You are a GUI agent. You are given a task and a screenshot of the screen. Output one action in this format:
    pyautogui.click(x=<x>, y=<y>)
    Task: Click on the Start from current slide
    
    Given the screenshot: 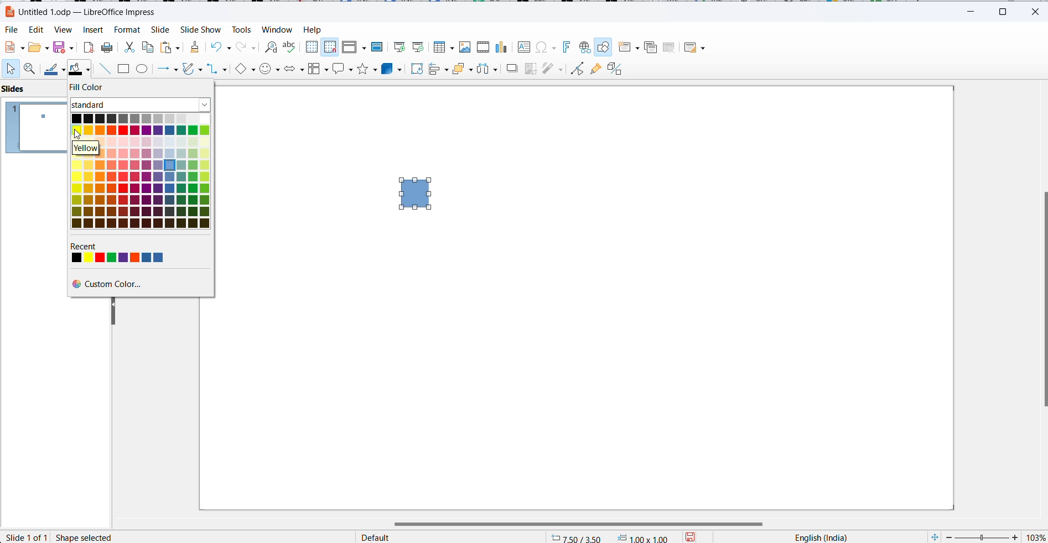 What is the action you would take?
    pyautogui.click(x=418, y=47)
    